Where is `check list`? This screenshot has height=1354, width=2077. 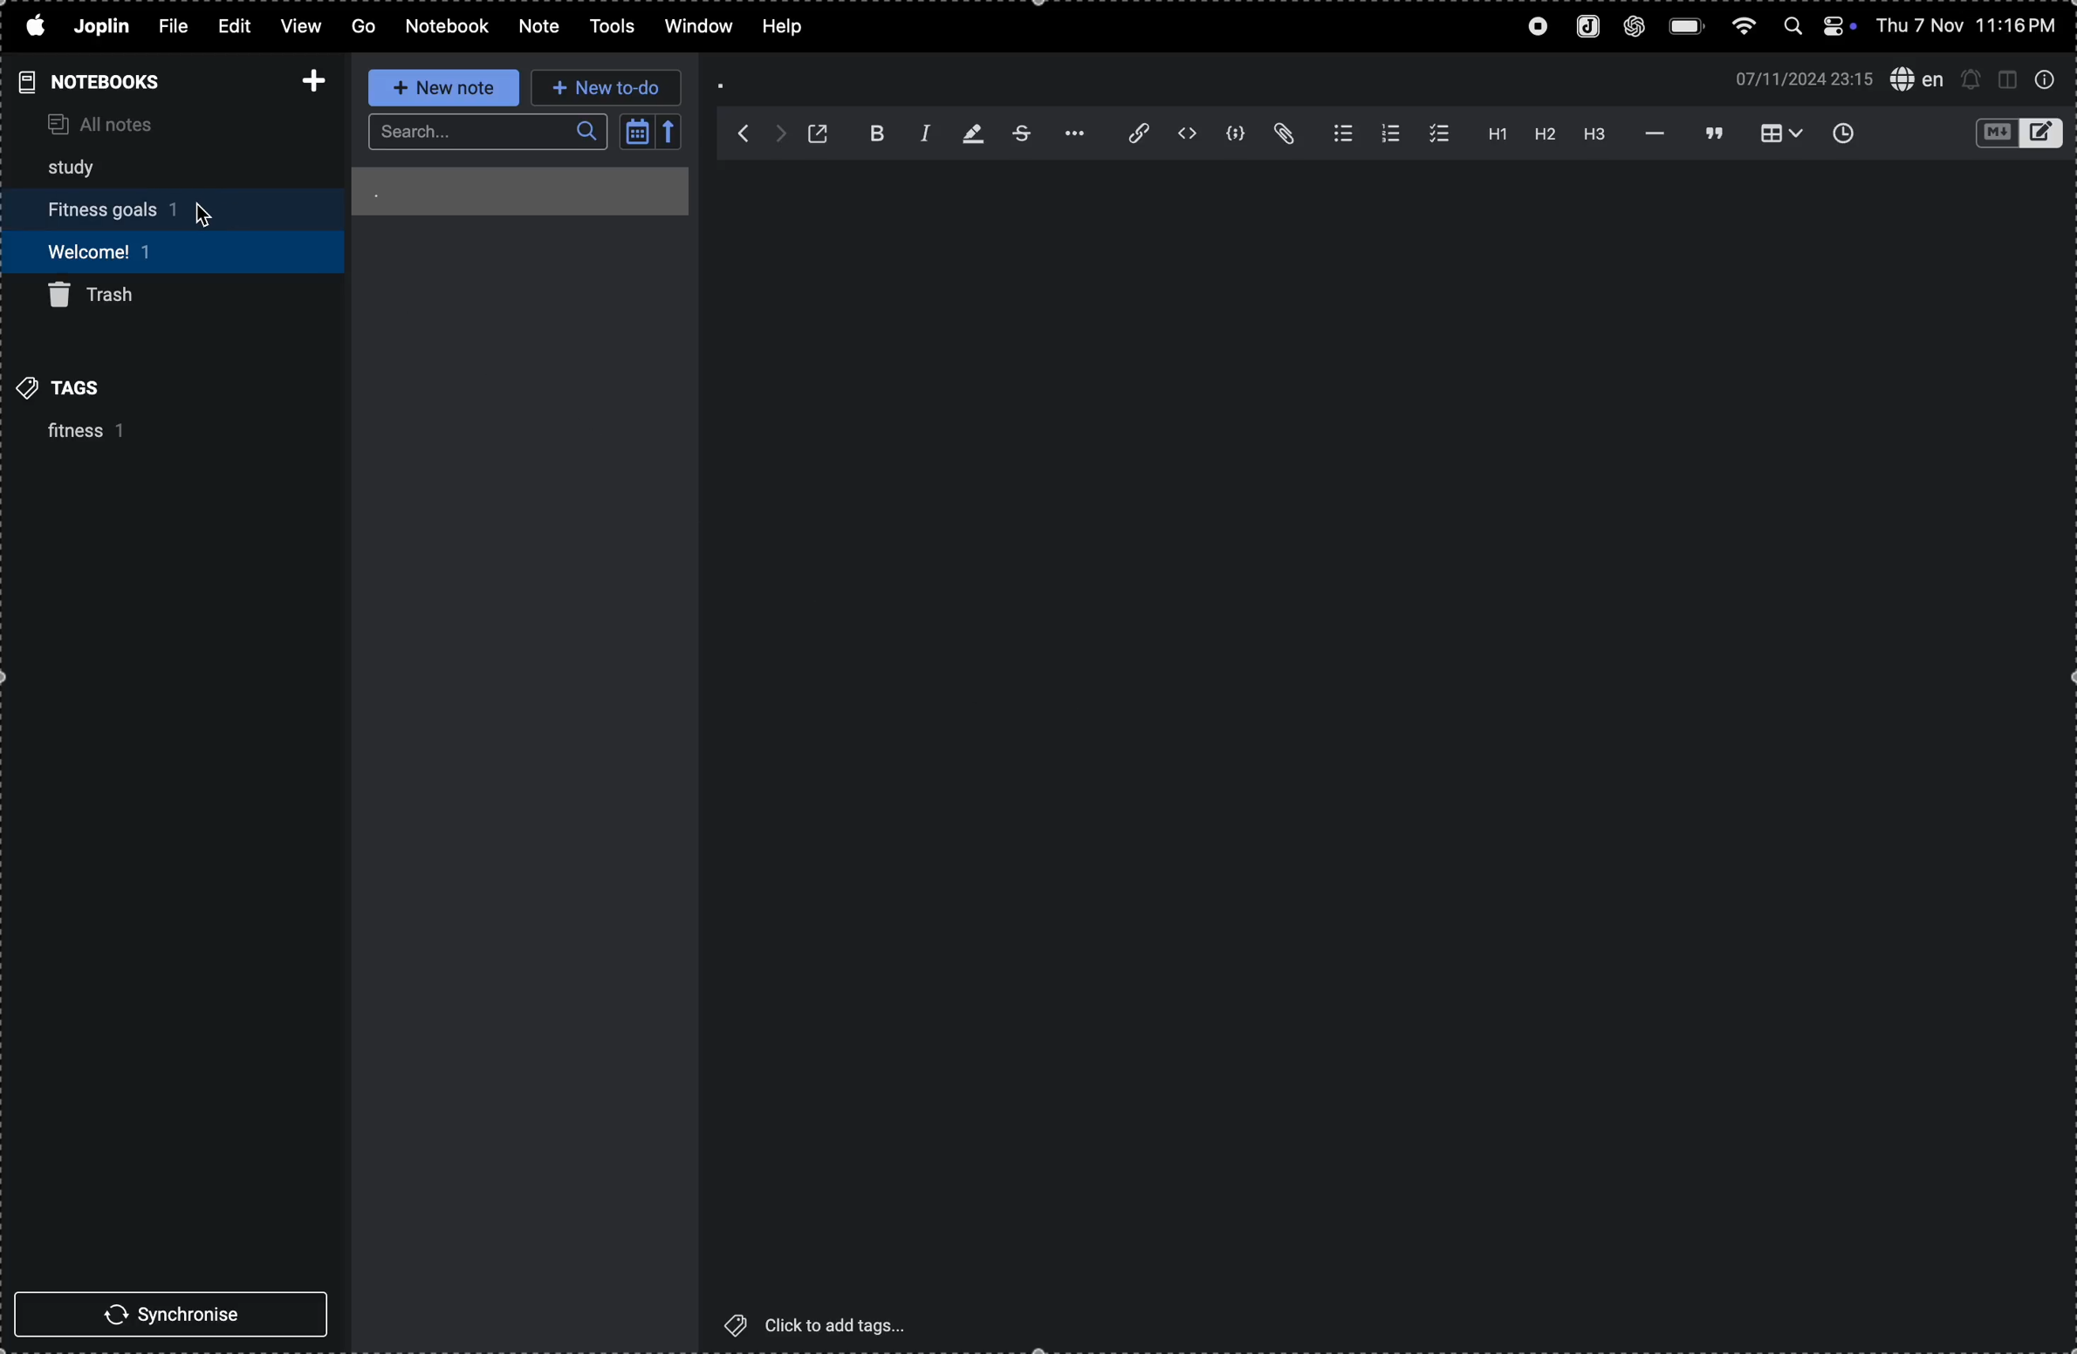
check list is located at coordinates (1437, 133).